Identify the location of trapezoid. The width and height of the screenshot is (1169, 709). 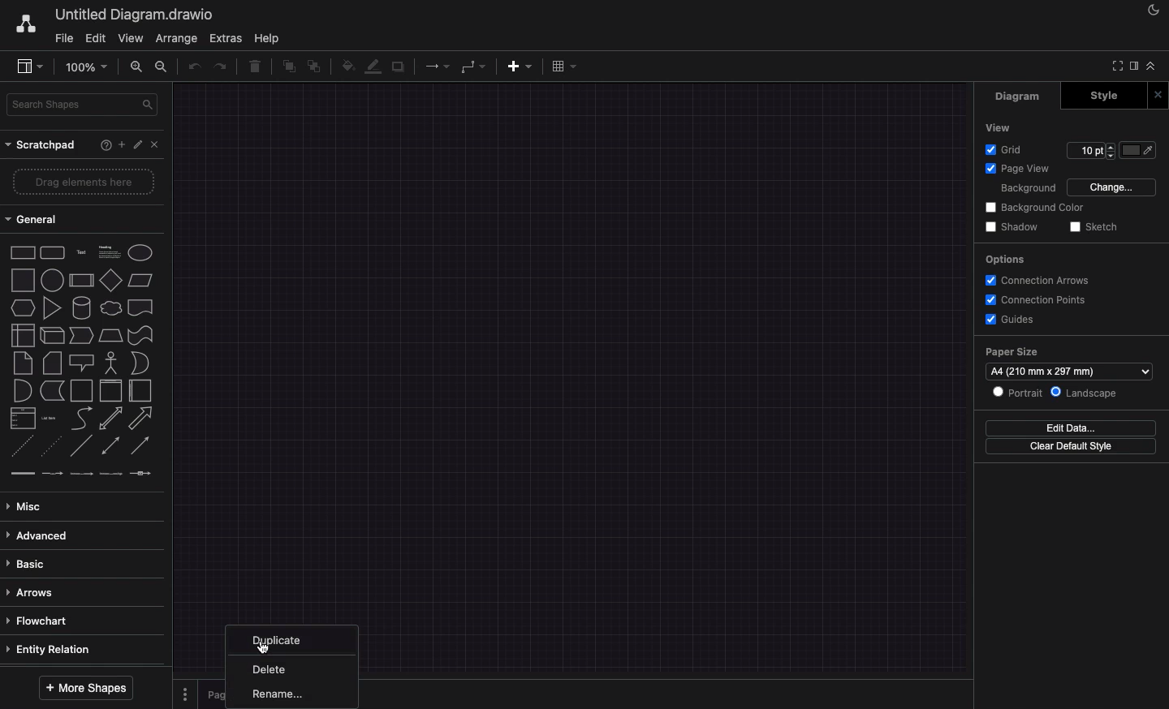
(110, 336).